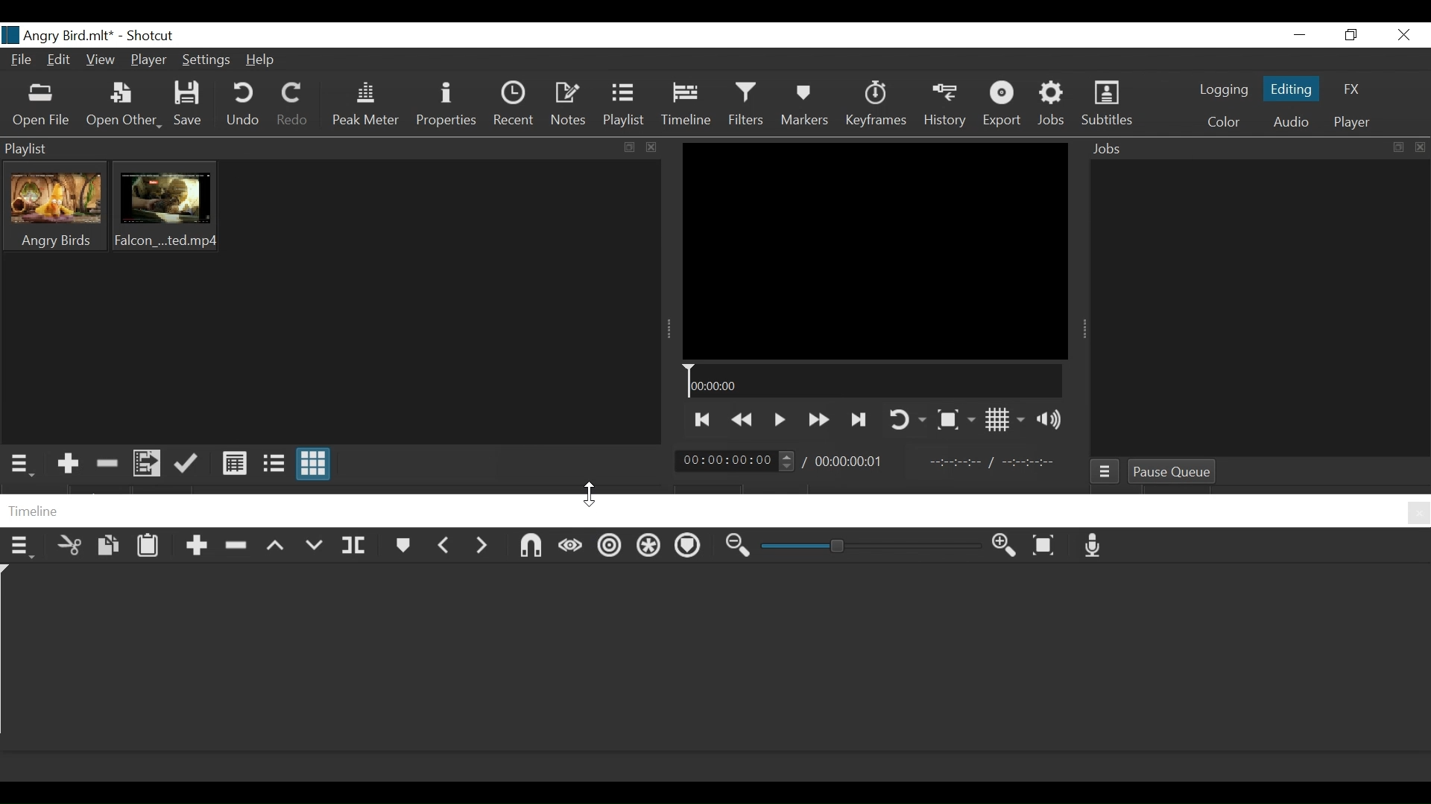 Image resolution: width=1431 pixels, height=804 pixels. Describe the element at coordinates (57, 36) in the screenshot. I see `File name` at that location.